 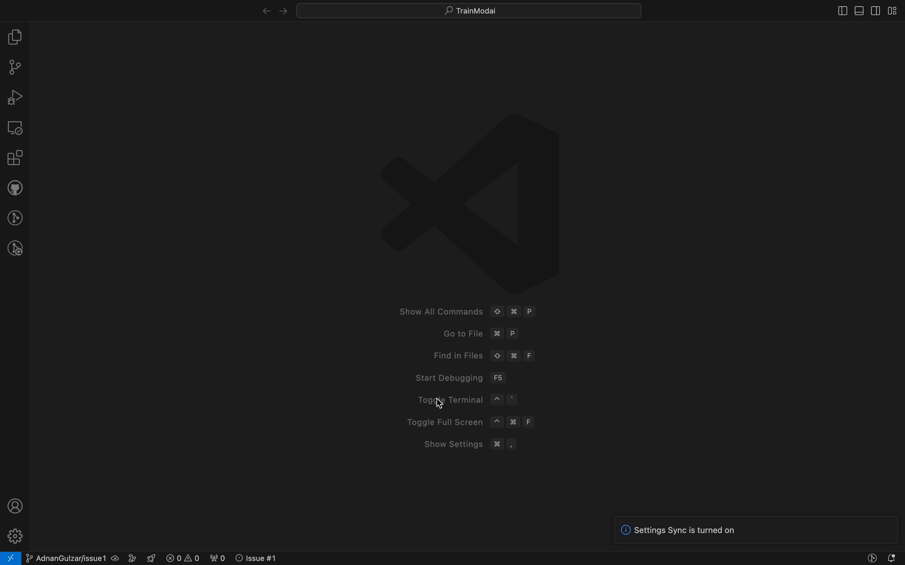 What do you see at coordinates (15, 67) in the screenshot?
I see `git` at bounding box center [15, 67].